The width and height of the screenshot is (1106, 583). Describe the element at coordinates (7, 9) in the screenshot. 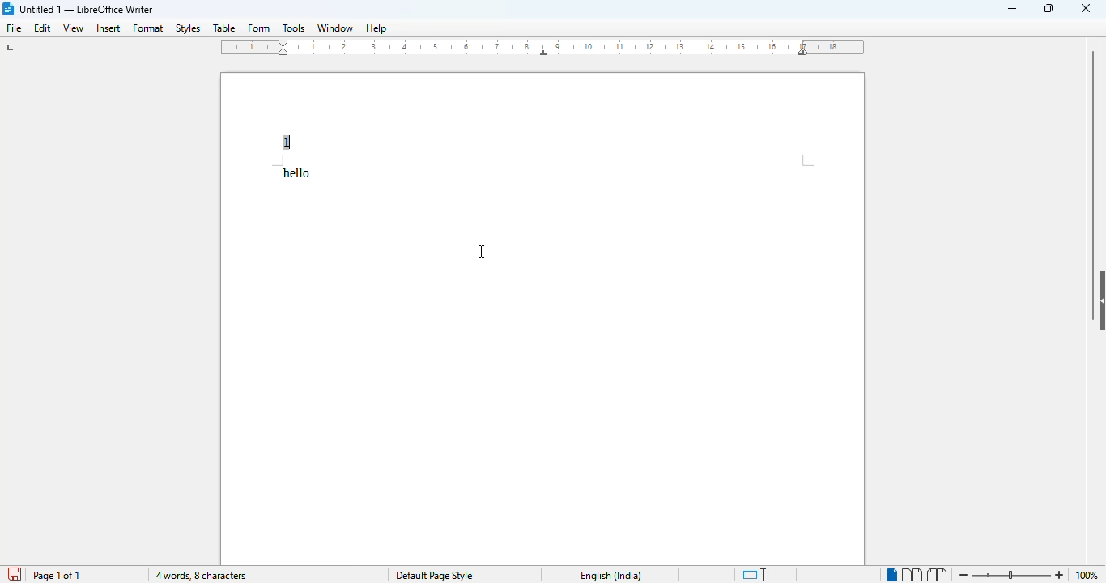

I see `logo` at that location.